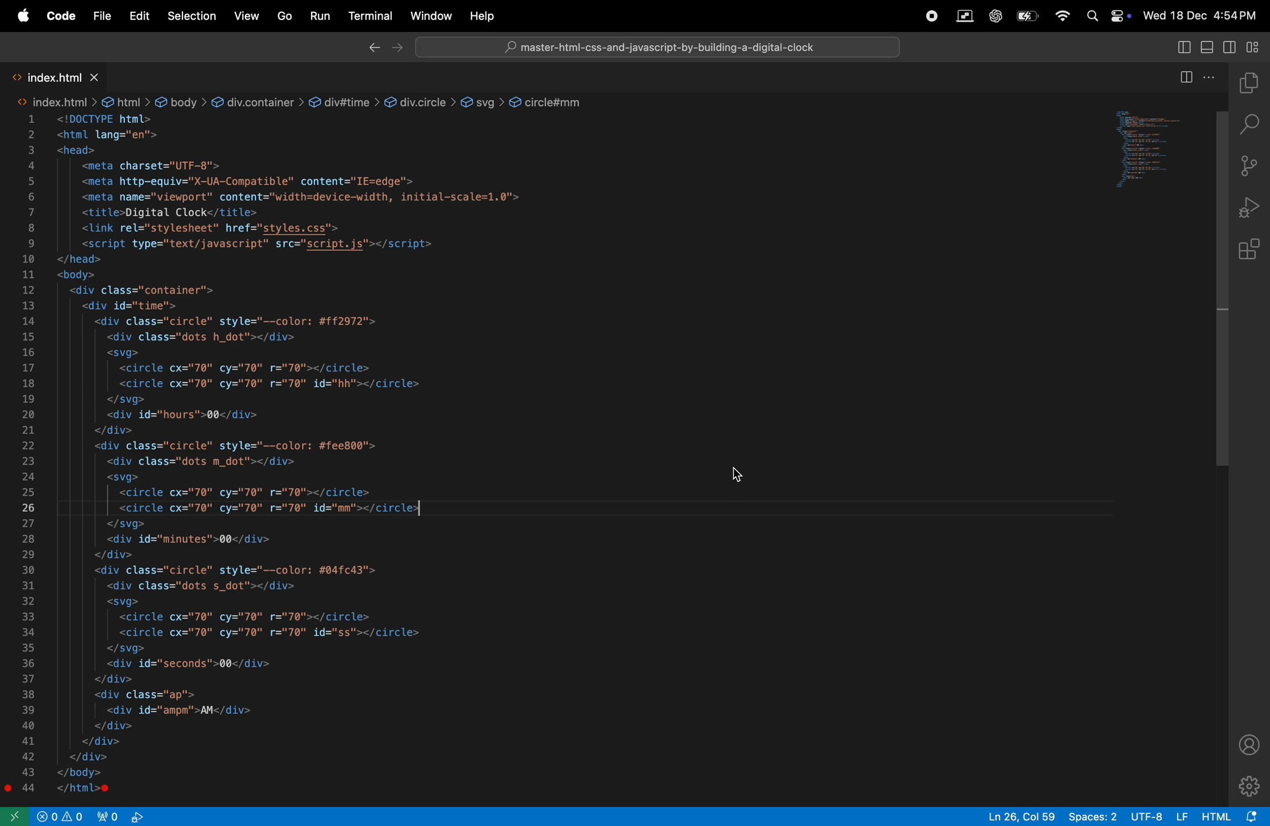 Image resolution: width=1270 pixels, height=826 pixels. I want to click on Scroll bar, so click(1220, 292).